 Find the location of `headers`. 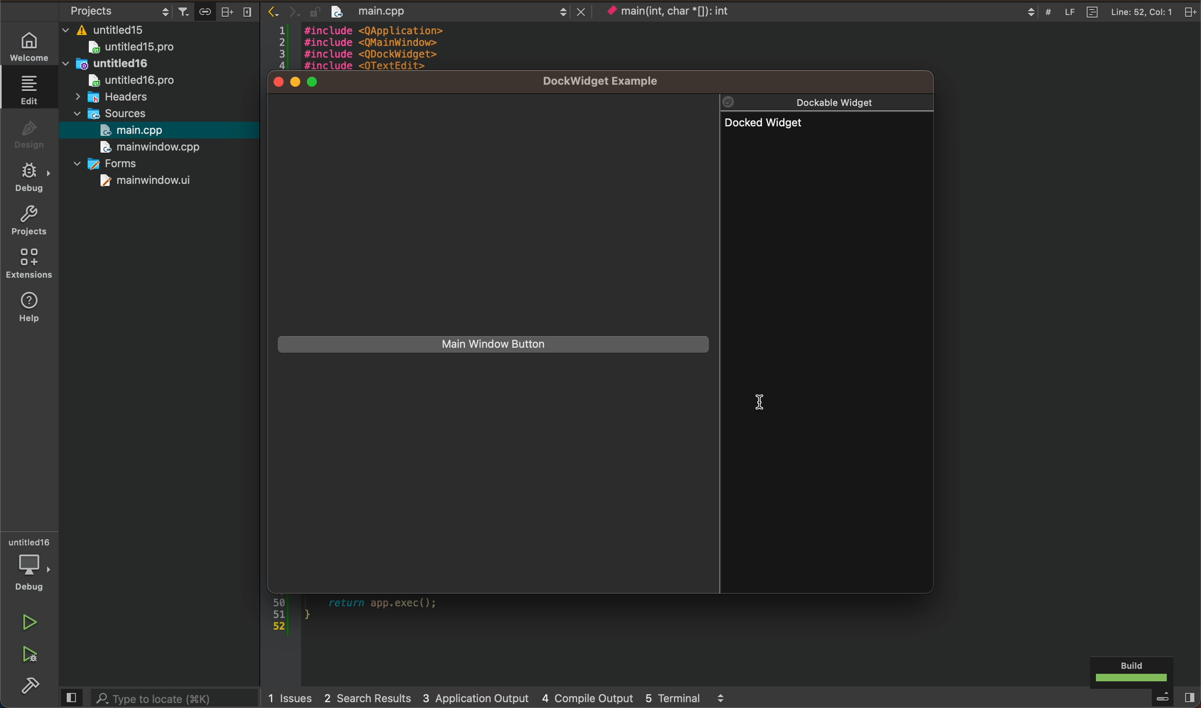

headers is located at coordinates (118, 96).